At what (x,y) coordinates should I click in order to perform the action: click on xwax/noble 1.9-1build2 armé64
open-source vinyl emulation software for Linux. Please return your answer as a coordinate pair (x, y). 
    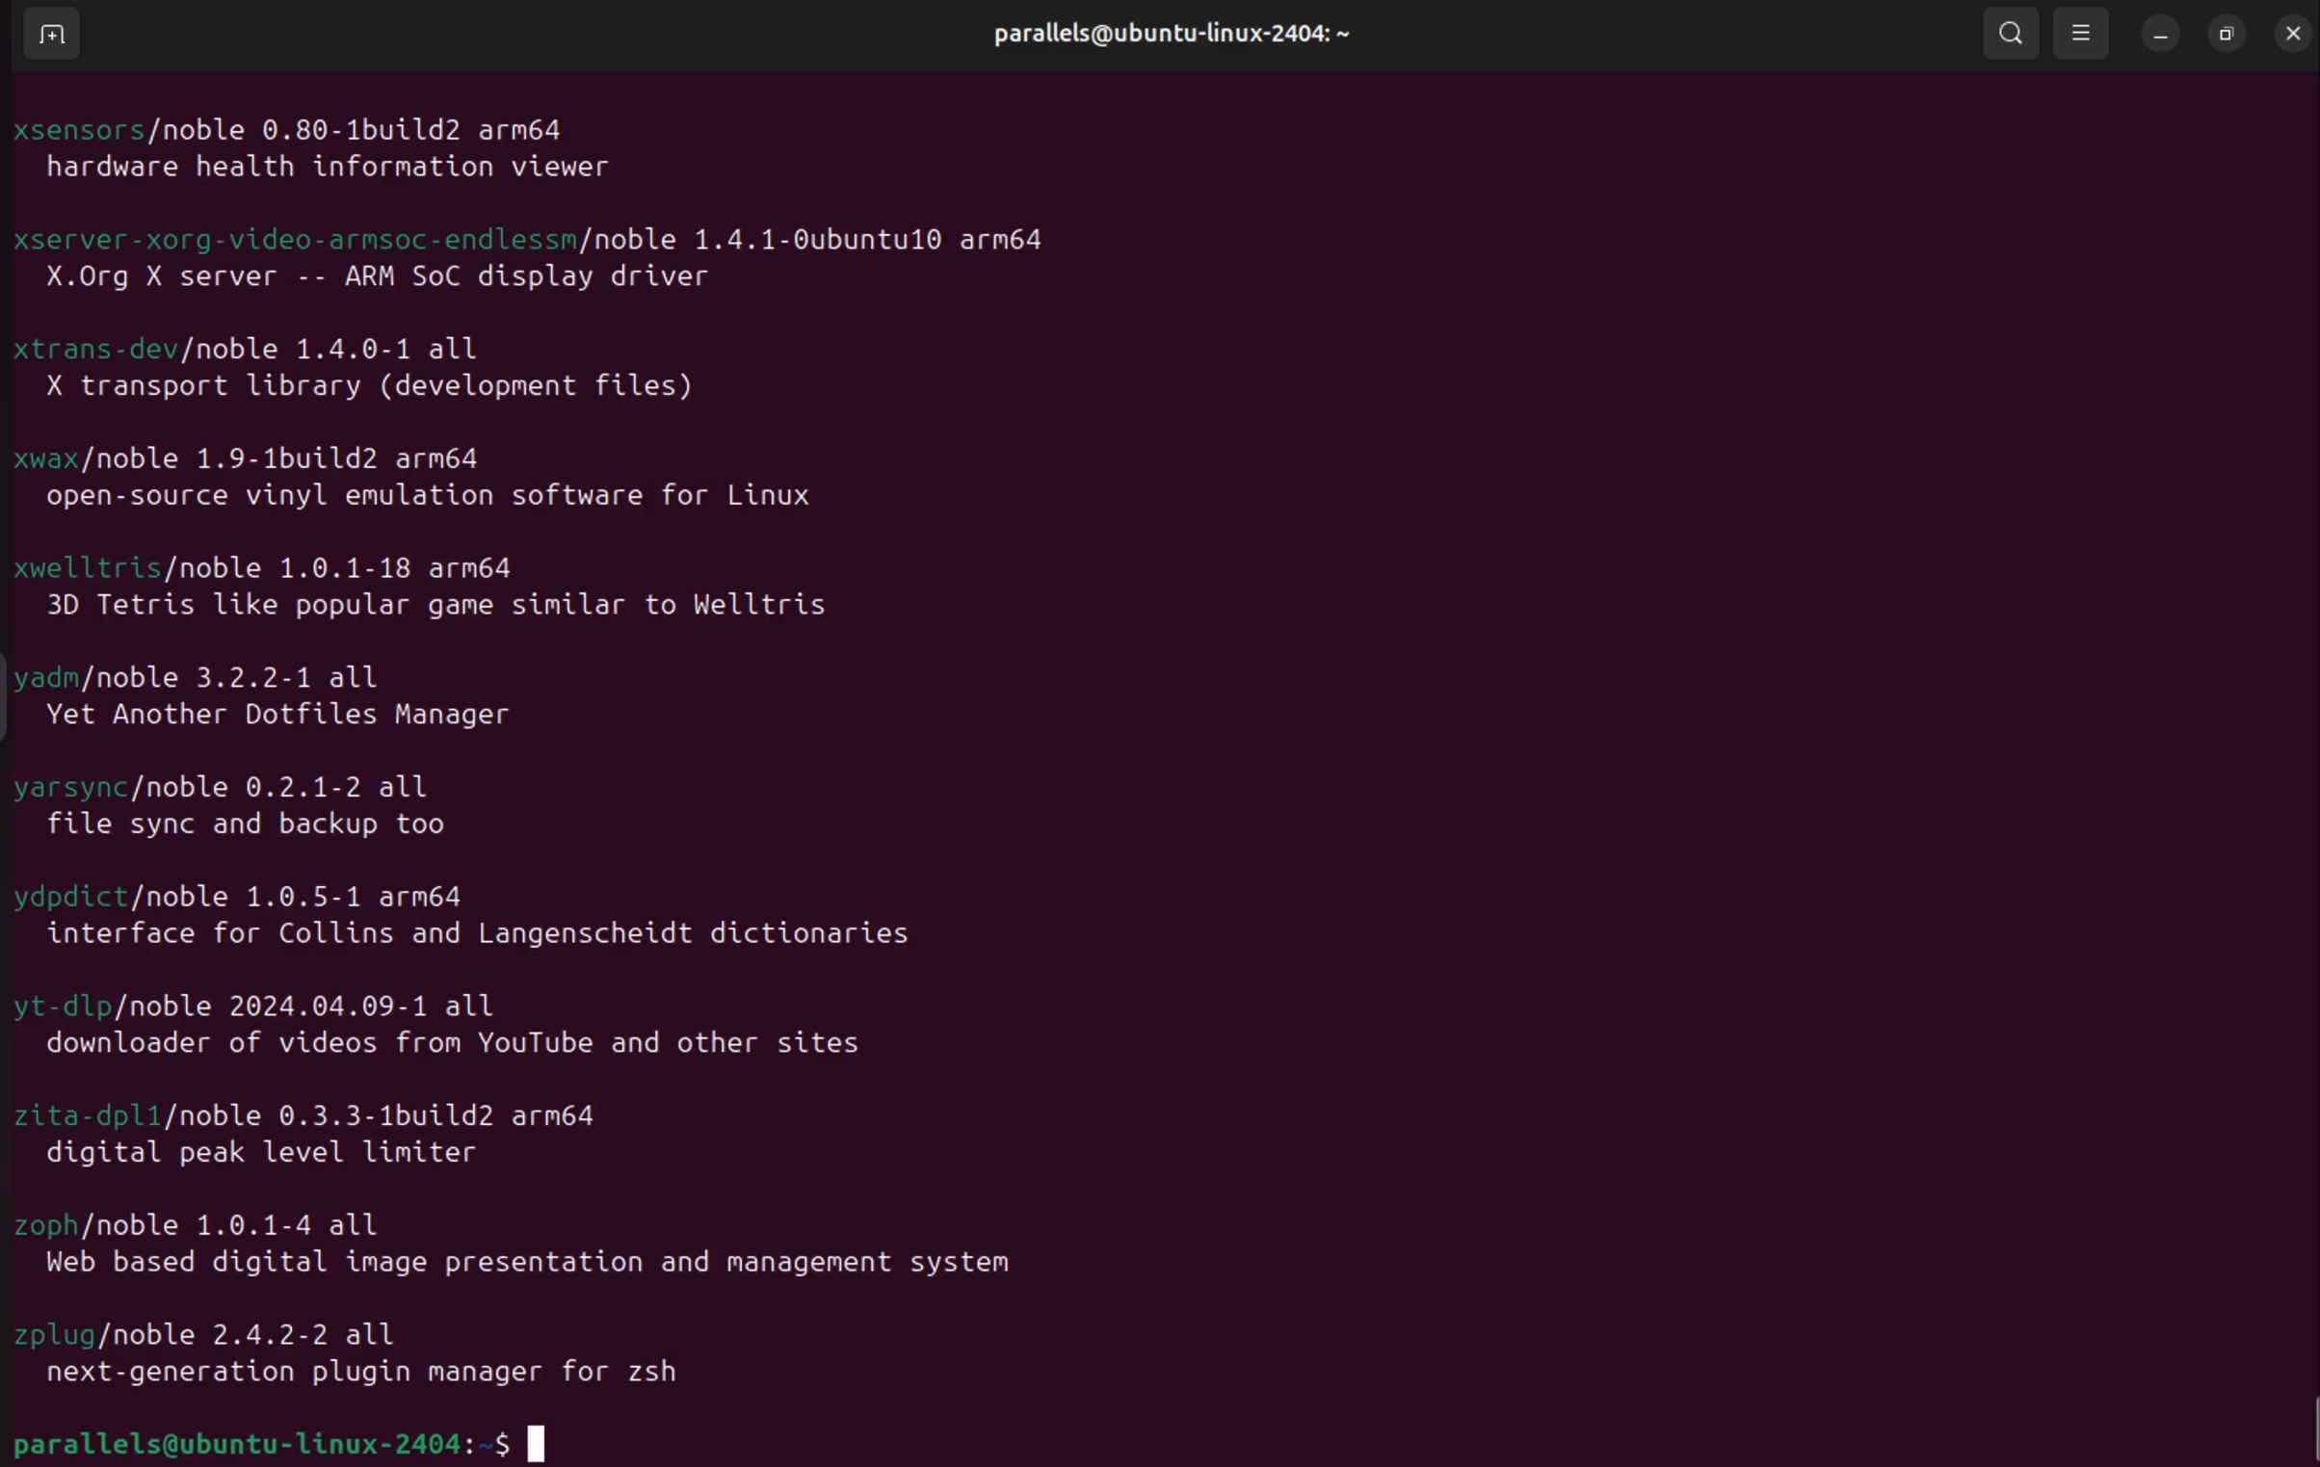
    Looking at the image, I should click on (451, 484).